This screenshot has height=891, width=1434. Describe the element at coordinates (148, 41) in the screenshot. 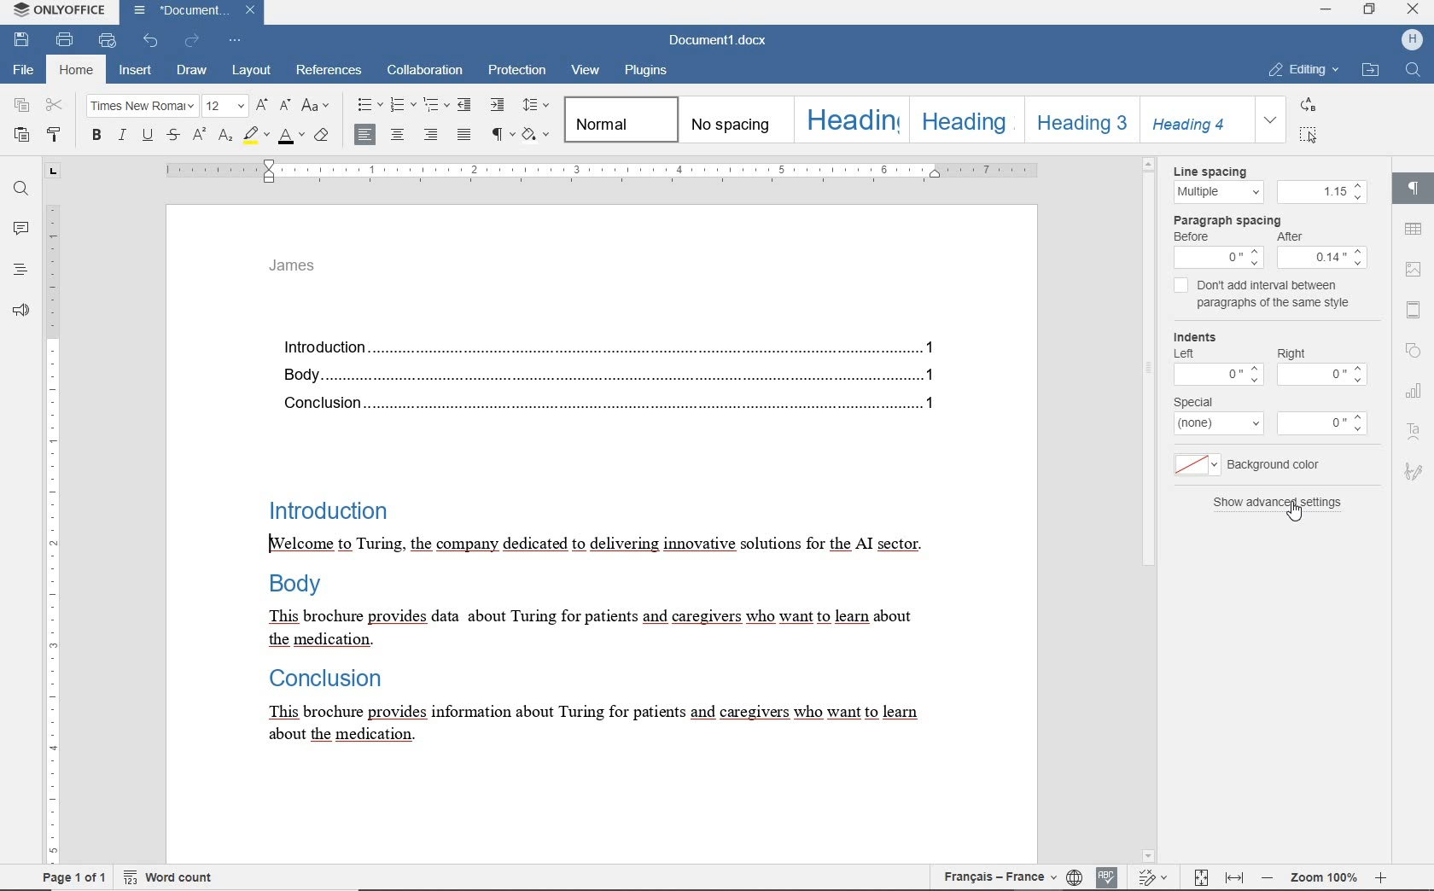

I see `undo` at that location.